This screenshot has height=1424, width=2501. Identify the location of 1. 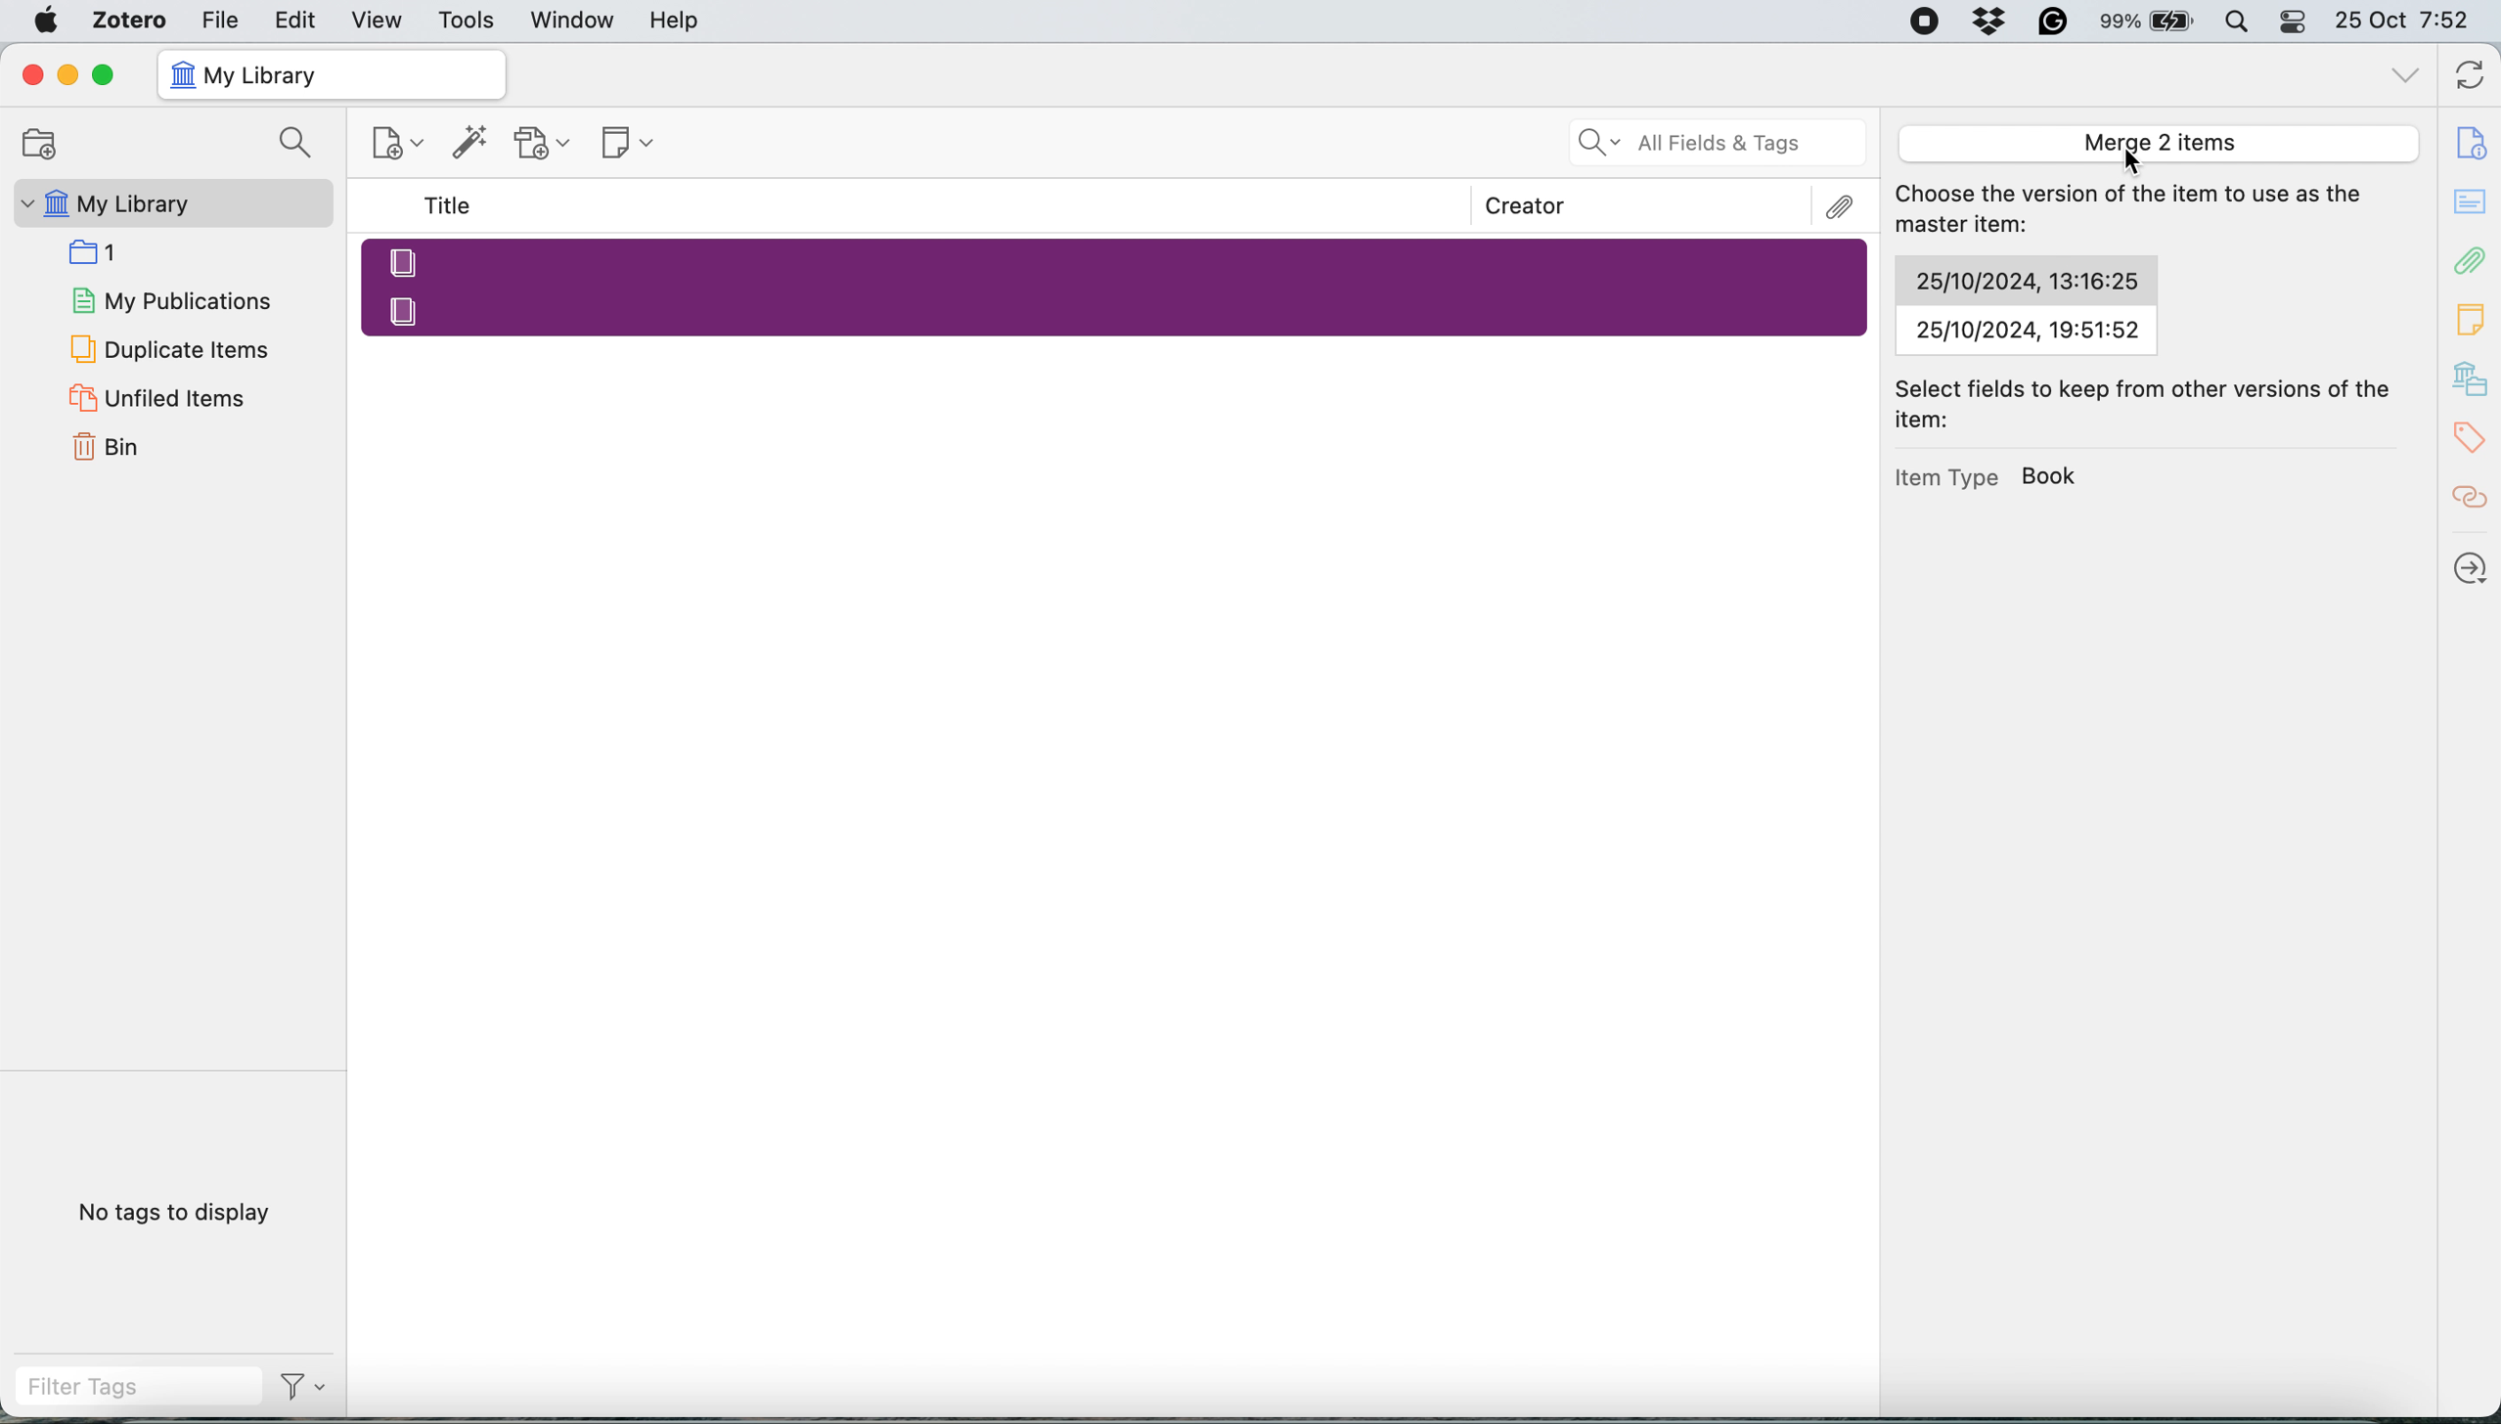
(102, 250).